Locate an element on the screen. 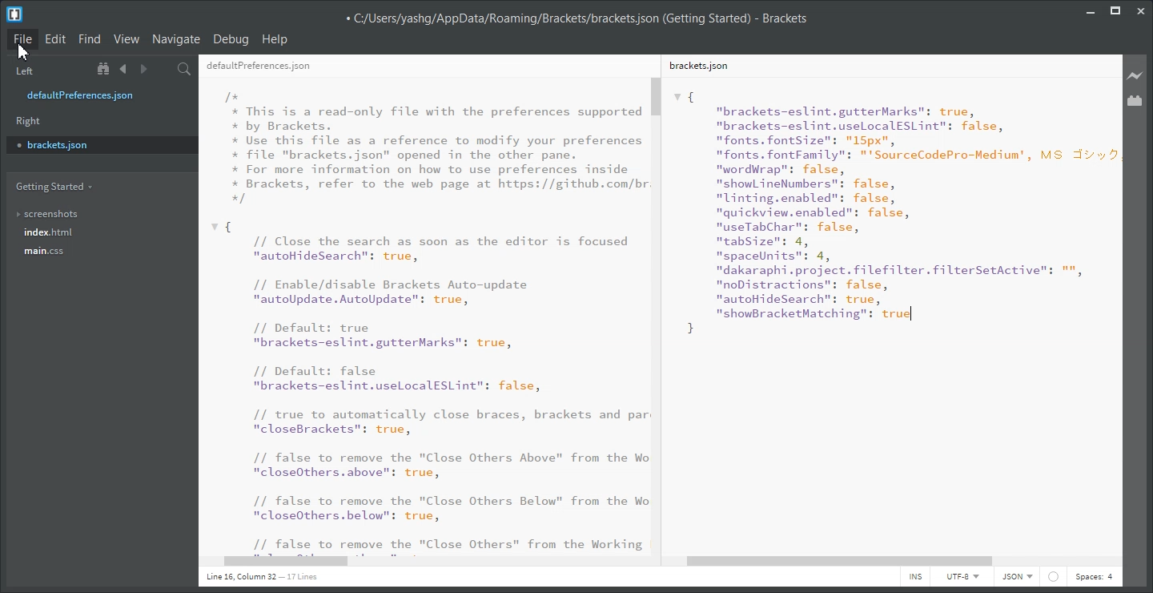 This screenshot has height=593, width=1153. Icon is located at coordinates (1054, 577).